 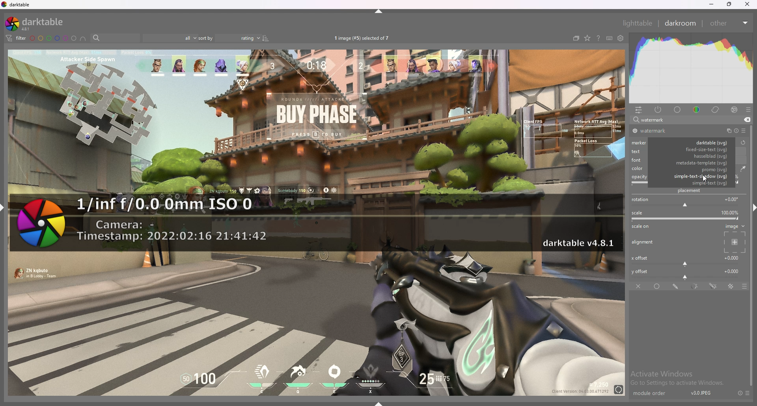 I want to click on presets, so click(x=748, y=110).